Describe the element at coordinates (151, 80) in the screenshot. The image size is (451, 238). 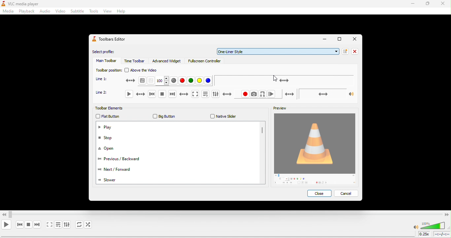
I see `toggle transparency` at that location.